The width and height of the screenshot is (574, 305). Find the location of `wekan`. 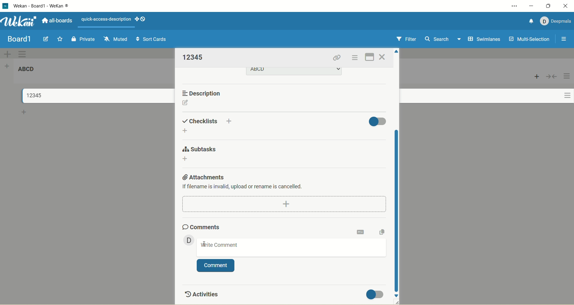

wekan is located at coordinates (19, 22).